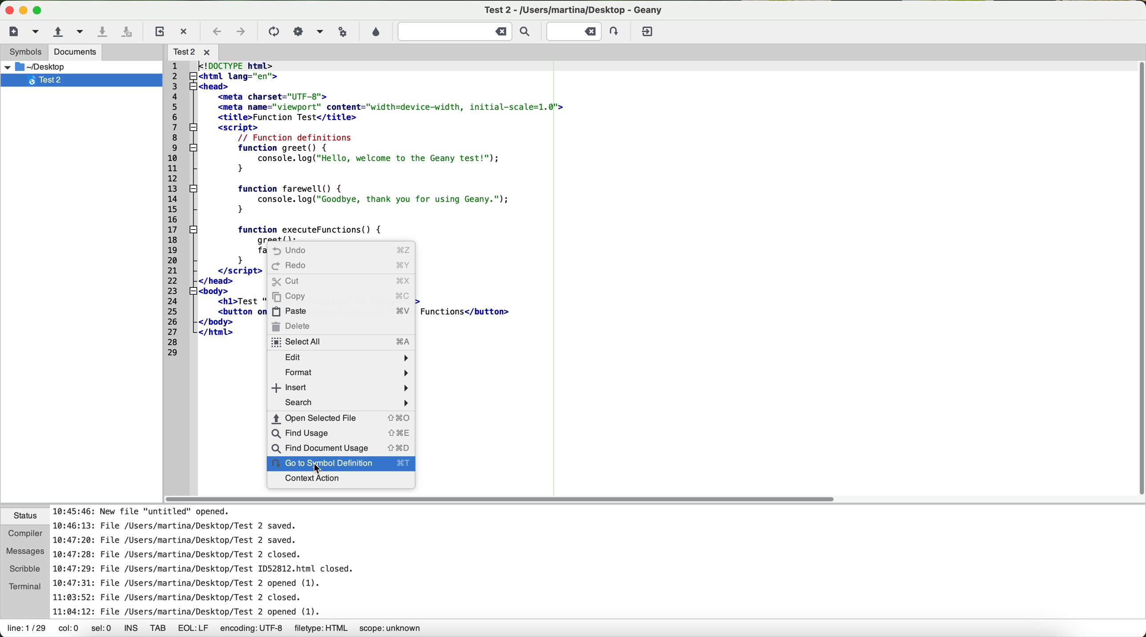 The width and height of the screenshot is (1146, 637). What do you see at coordinates (218, 34) in the screenshot?
I see `navigate back` at bounding box center [218, 34].